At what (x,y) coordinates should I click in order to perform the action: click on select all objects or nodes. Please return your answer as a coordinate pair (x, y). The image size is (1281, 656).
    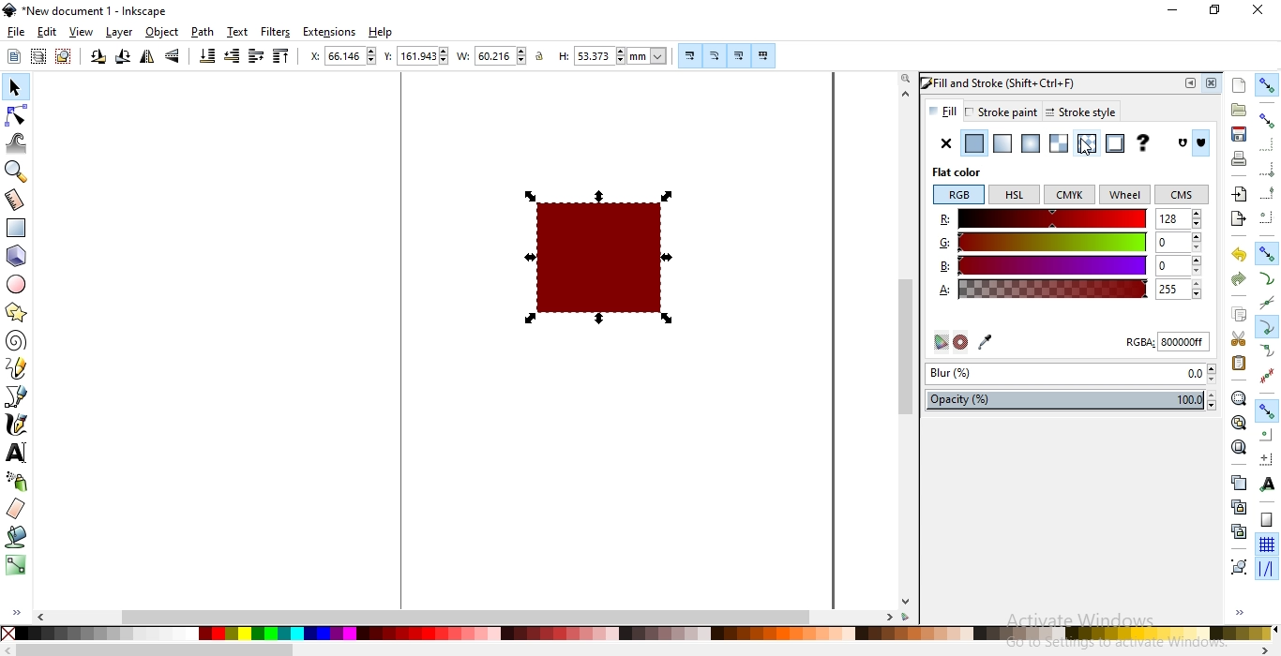
    Looking at the image, I should click on (13, 56).